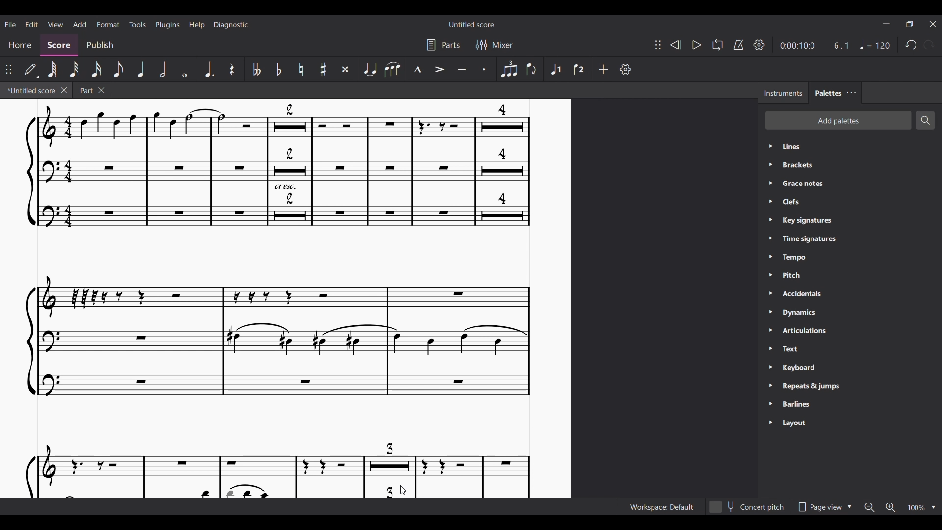 The width and height of the screenshot is (942, 530). I want to click on Format menu, highlighted by cursor, so click(107, 24).